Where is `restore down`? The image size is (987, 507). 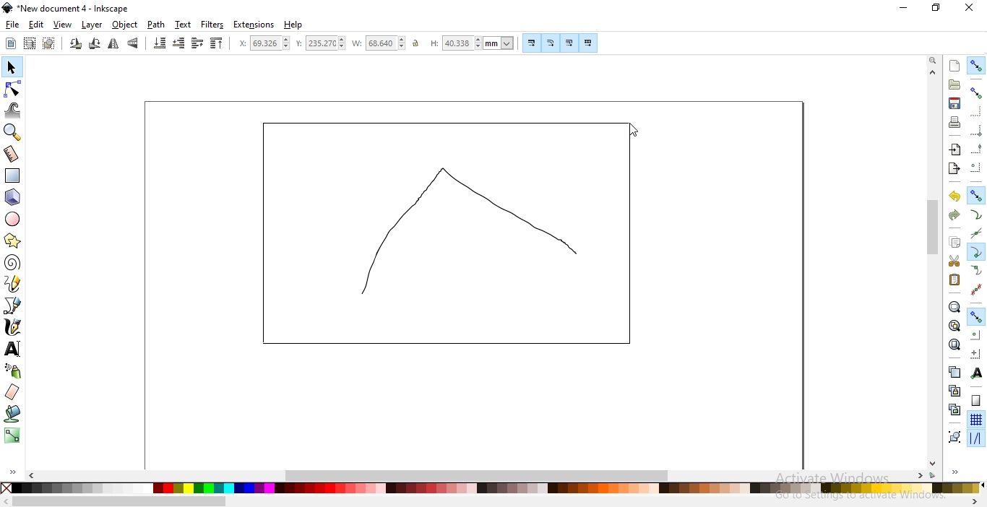 restore down is located at coordinates (936, 8).